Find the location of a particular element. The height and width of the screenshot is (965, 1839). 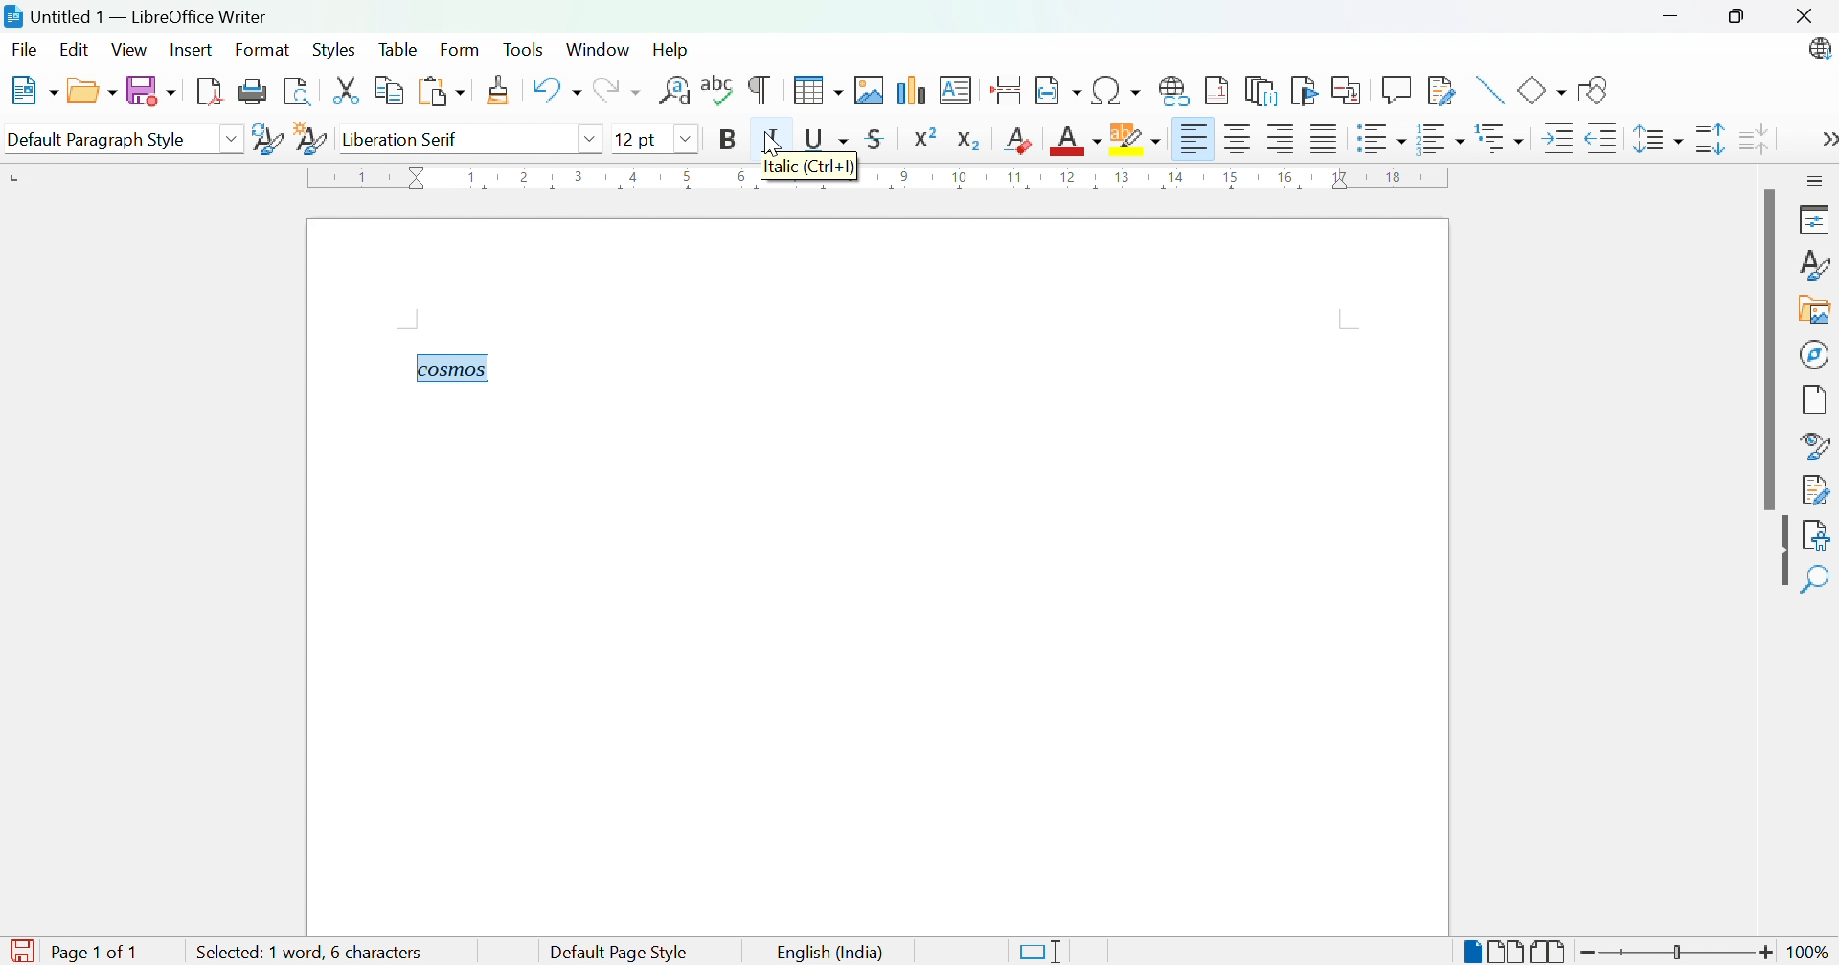

Cut is located at coordinates (351, 93).